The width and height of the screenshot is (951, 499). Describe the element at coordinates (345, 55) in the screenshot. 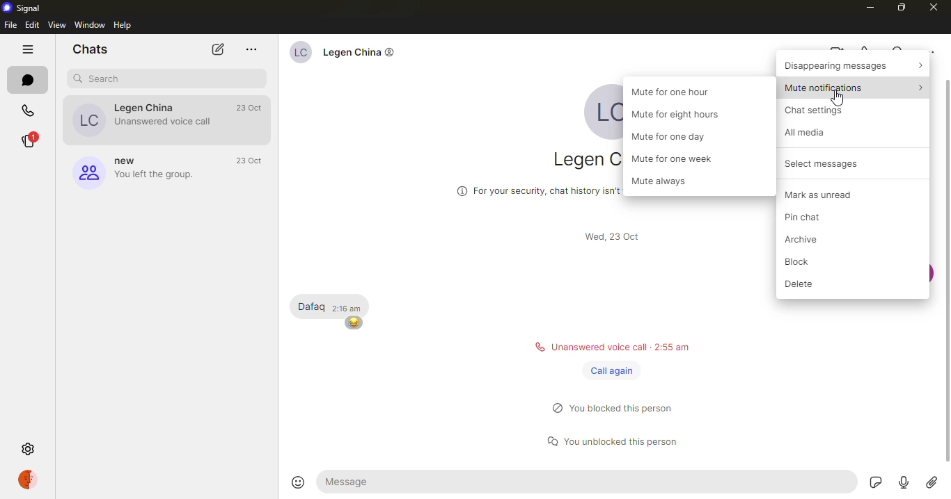

I see `contact` at that location.